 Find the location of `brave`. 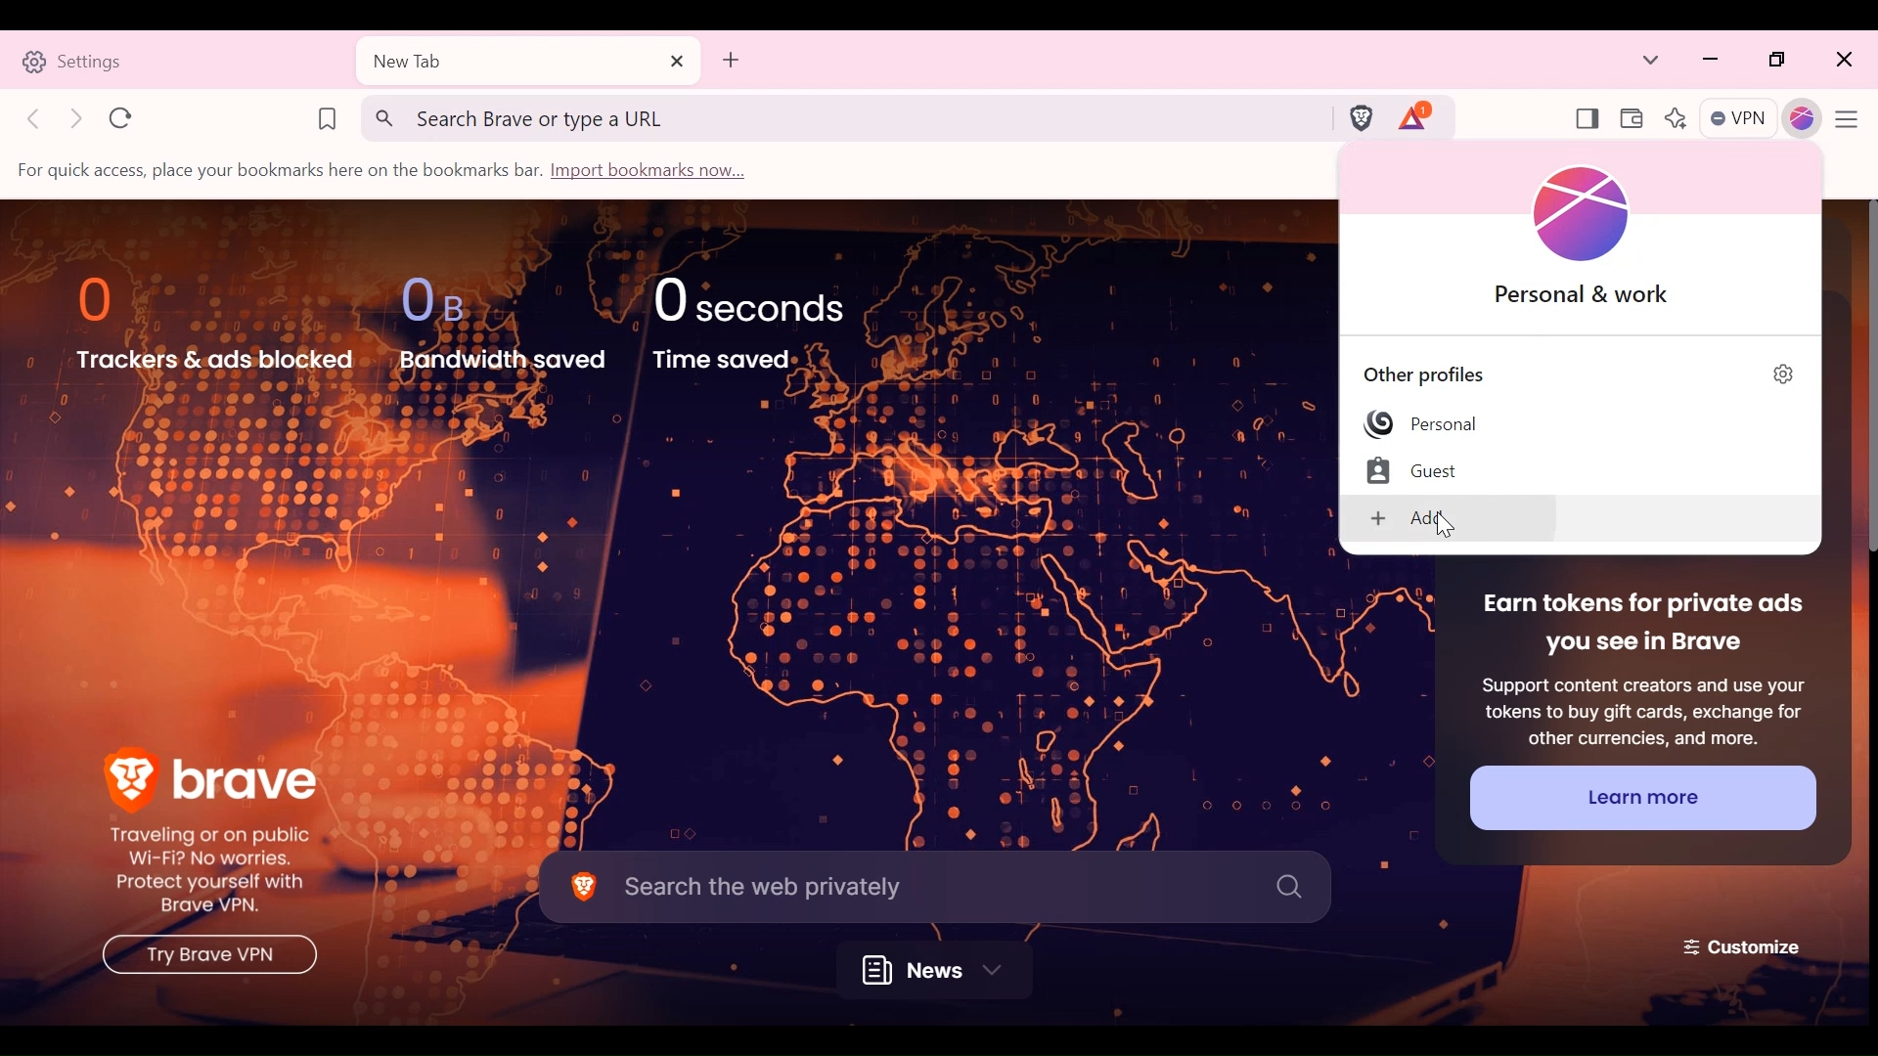

brave is located at coordinates (213, 773).